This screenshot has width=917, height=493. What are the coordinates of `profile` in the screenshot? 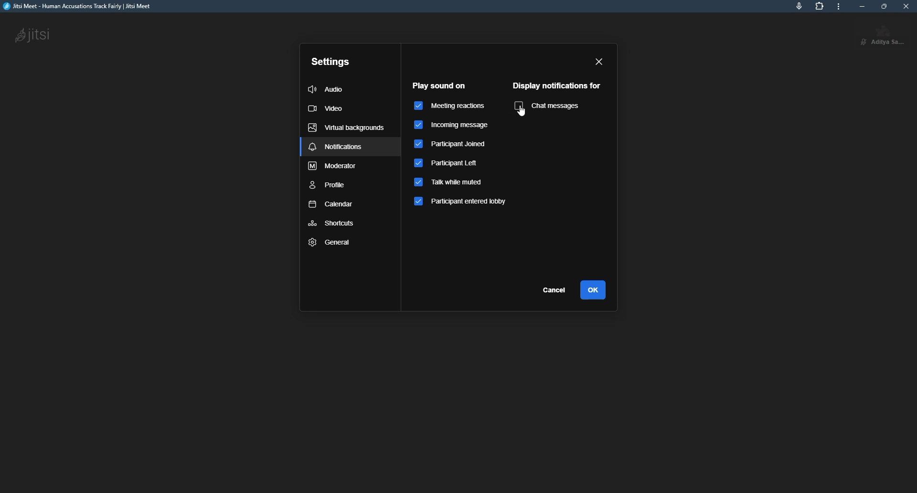 It's located at (889, 34).